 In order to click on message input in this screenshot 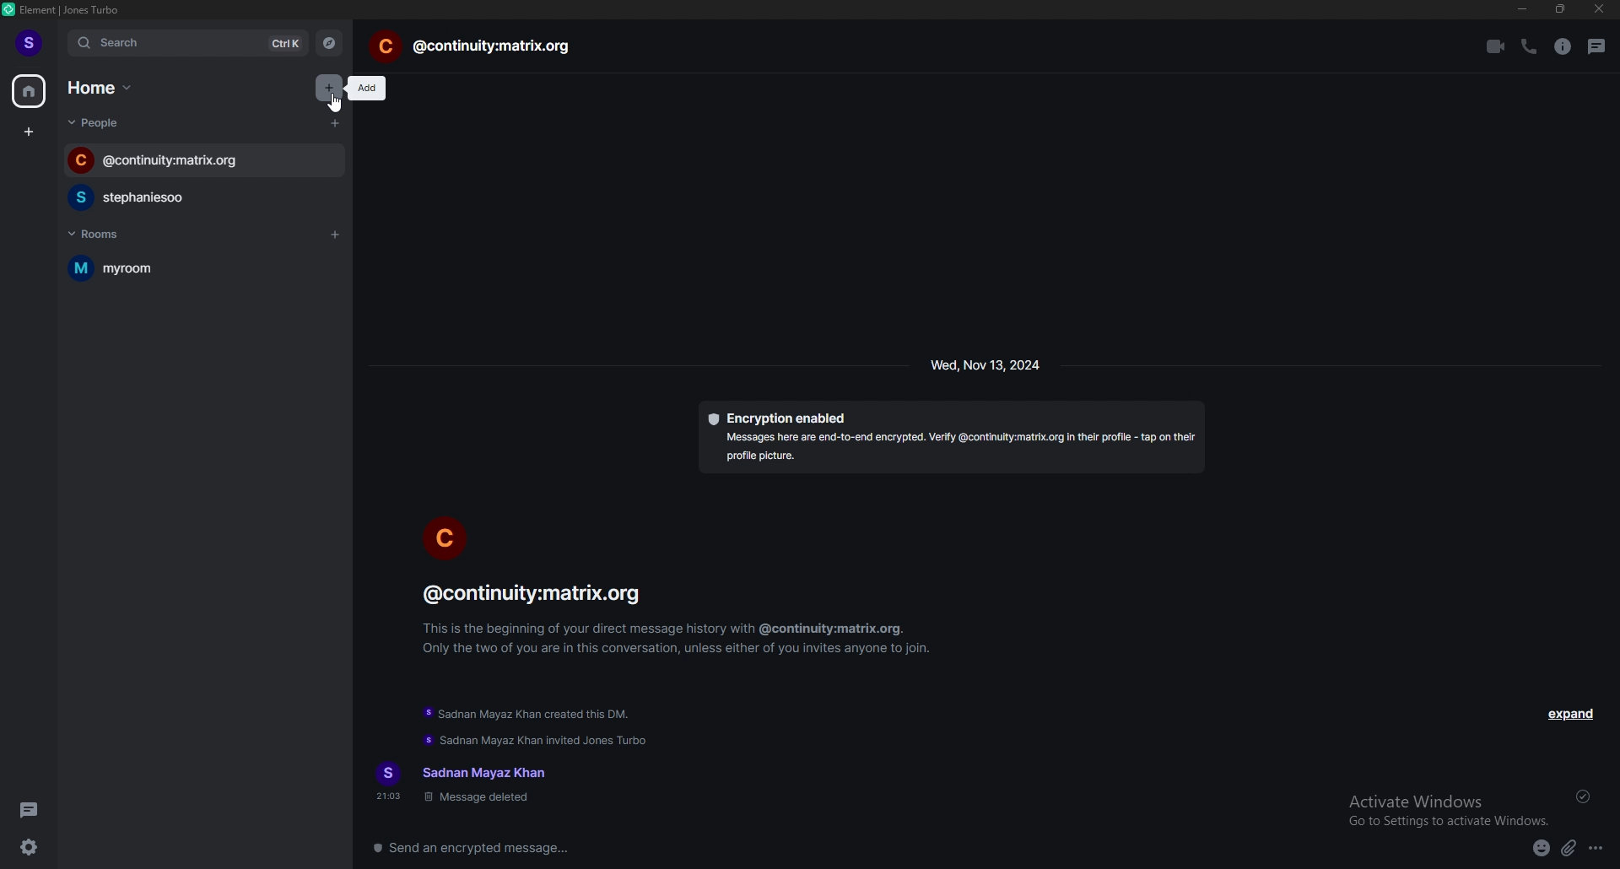, I will do `click(726, 847)`.